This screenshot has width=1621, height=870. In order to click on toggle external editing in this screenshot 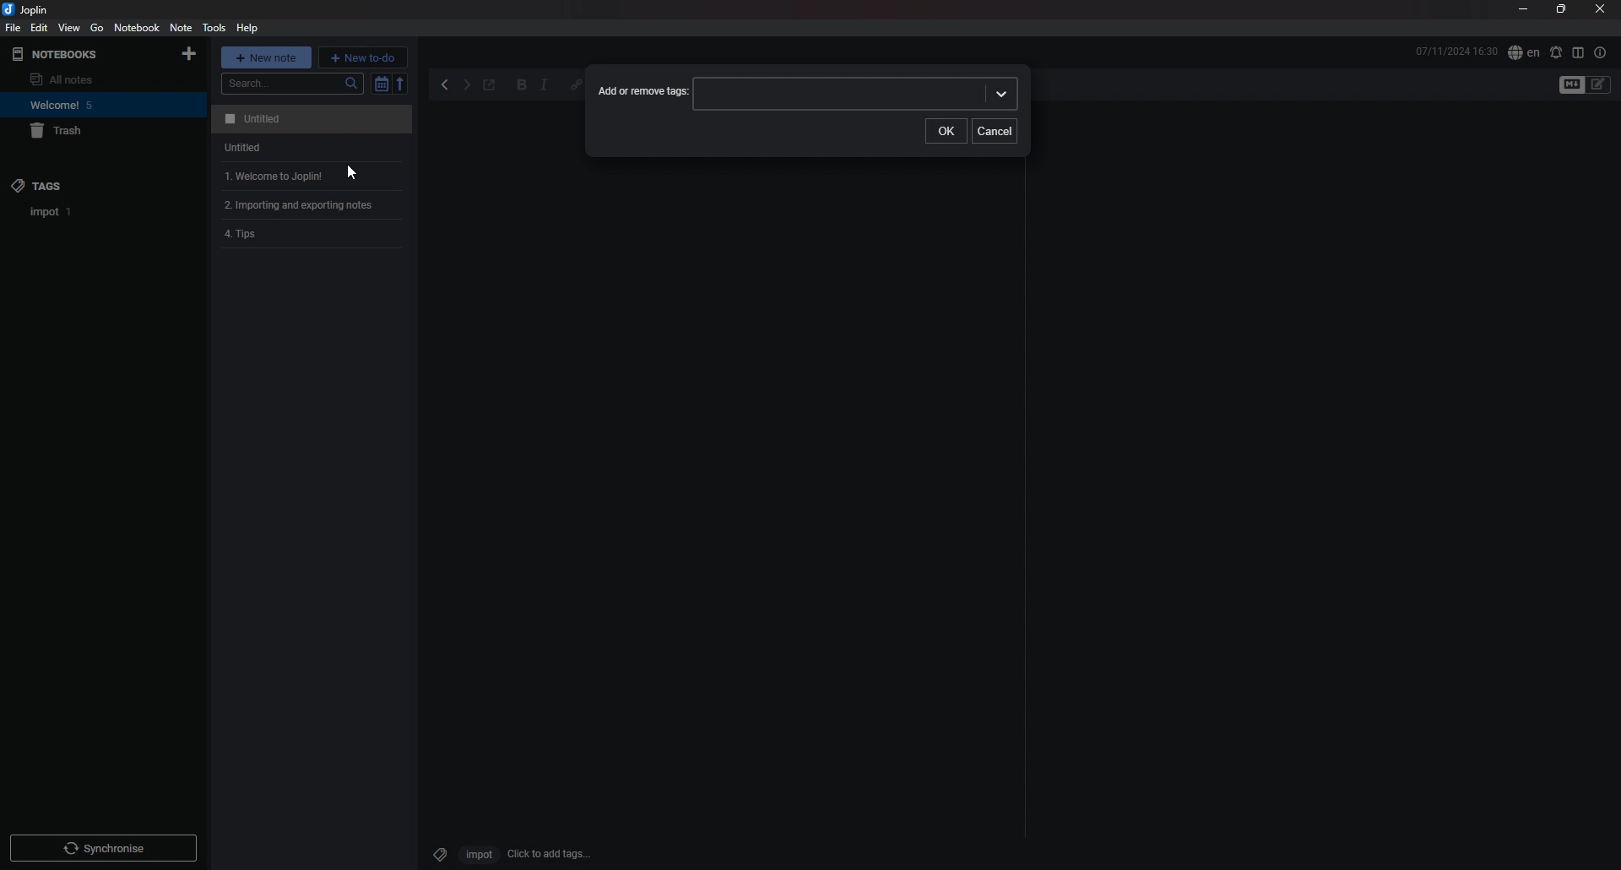, I will do `click(490, 86)`.